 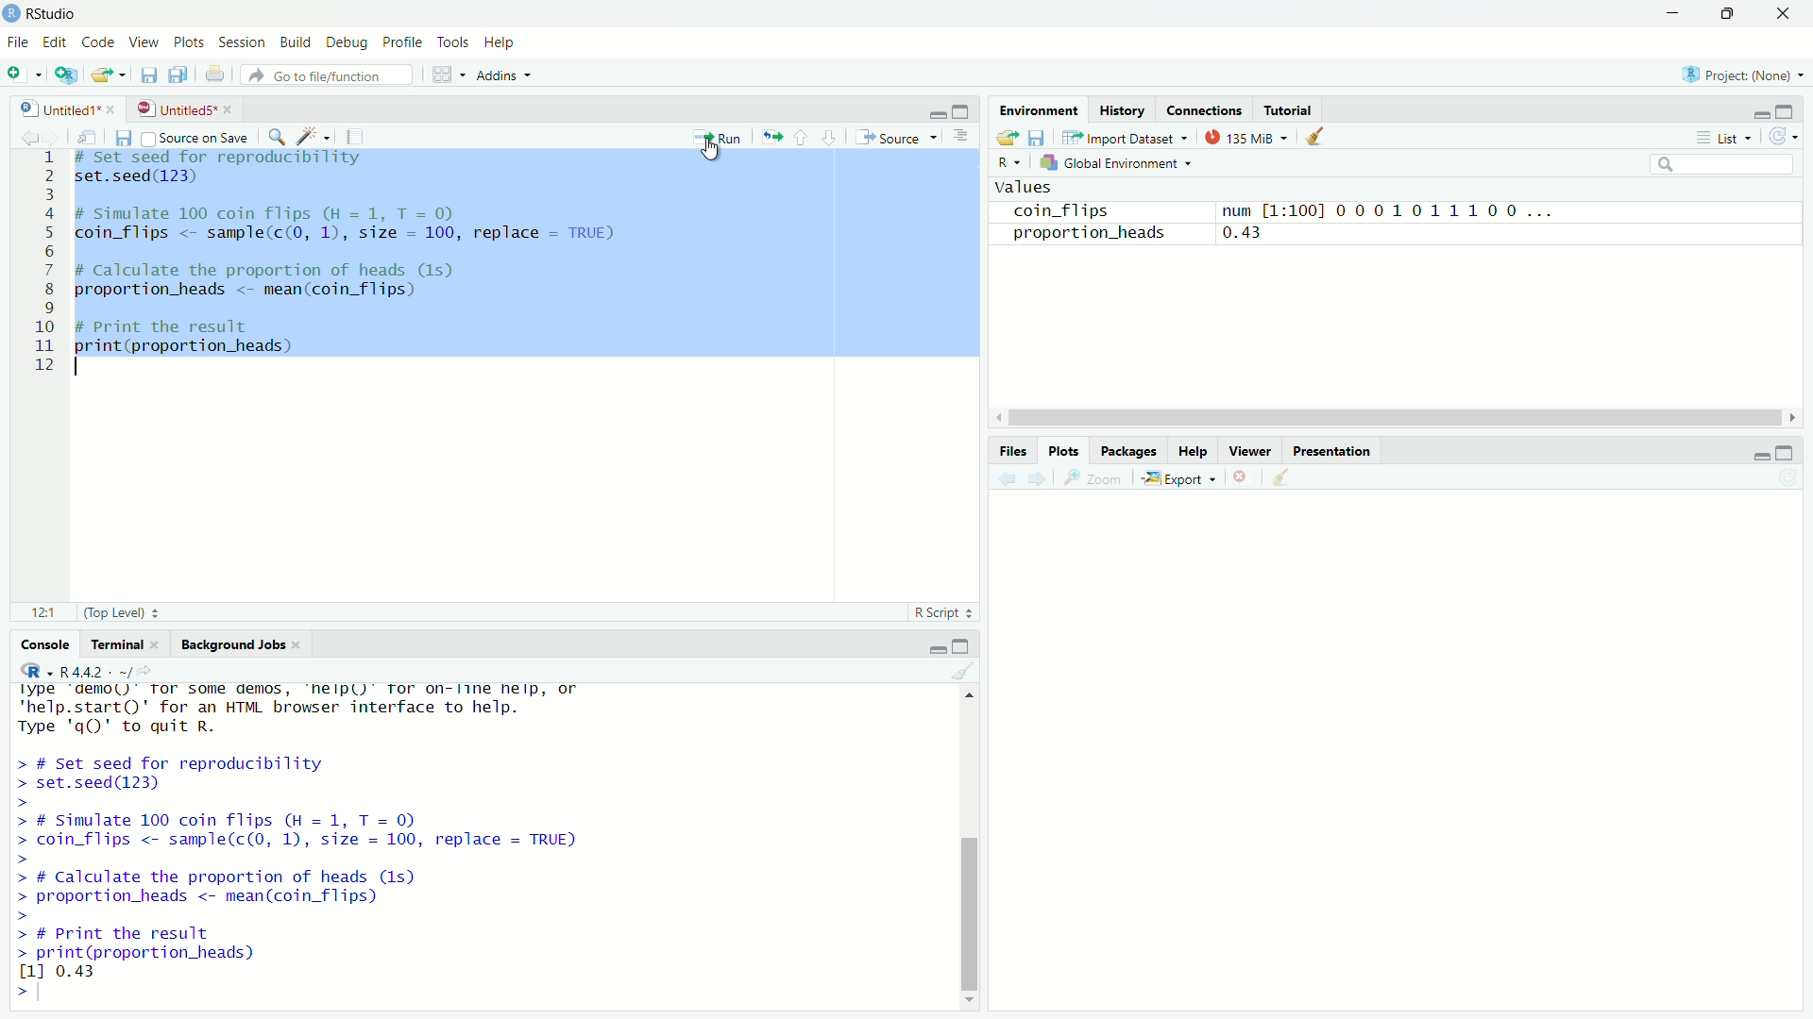 What do you see at coordinates (145, 178) in the screenshot?
I see `set.seed(123)` at bounding box center [145, 178].